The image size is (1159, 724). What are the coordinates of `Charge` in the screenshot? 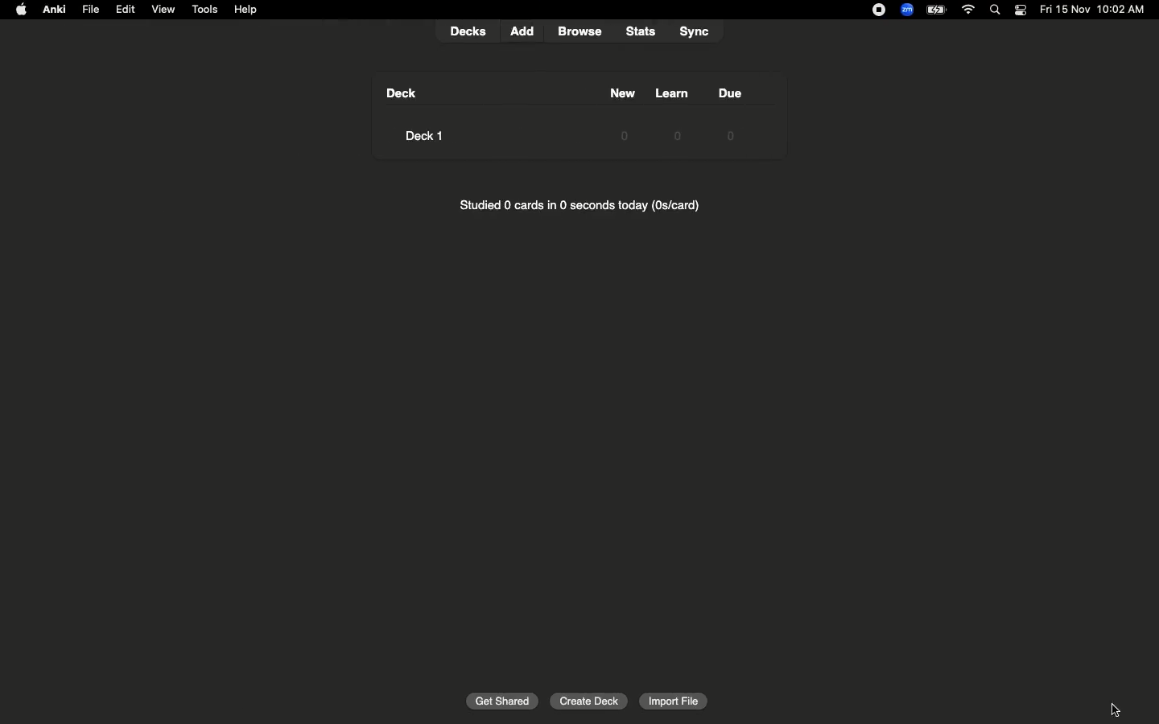 It's located at (935, 10).